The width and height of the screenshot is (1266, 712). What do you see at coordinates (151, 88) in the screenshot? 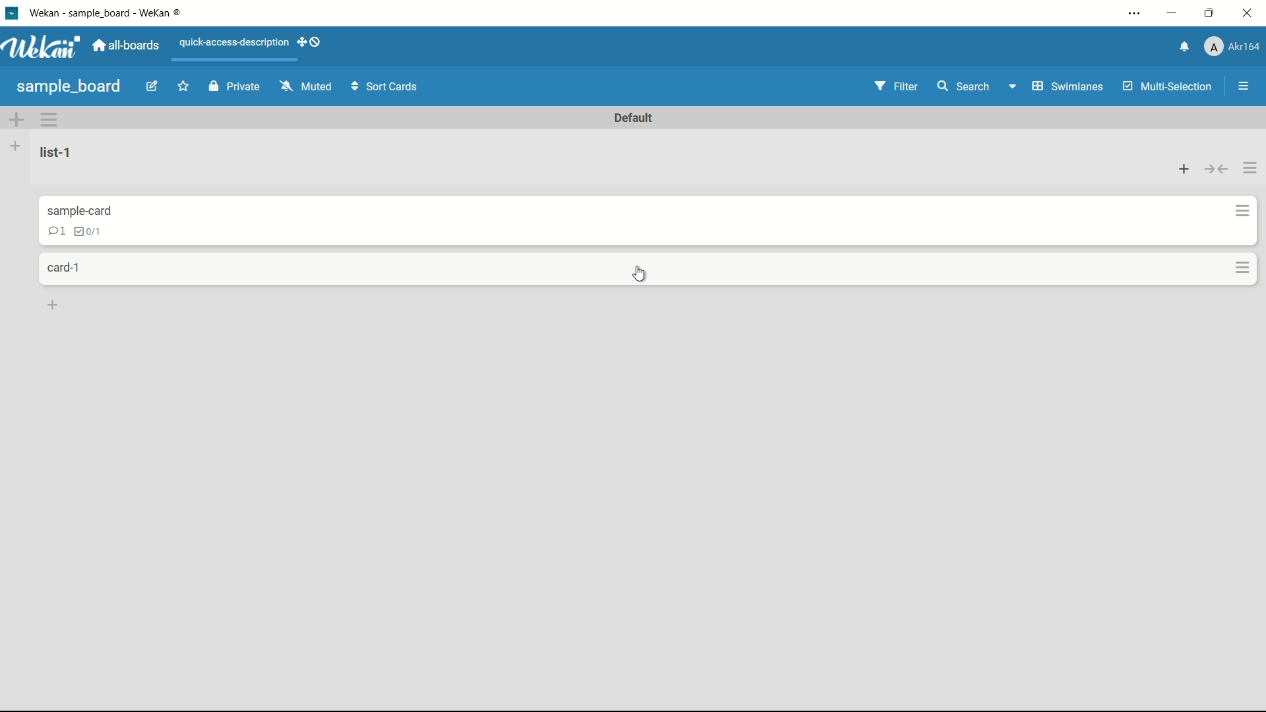
I see `edit` at bounding box center [151, 88].